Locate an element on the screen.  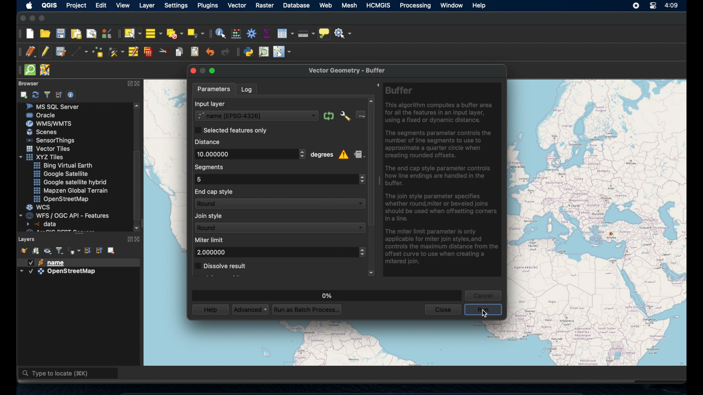
openstreetmap is located at coordinates (63, 199).